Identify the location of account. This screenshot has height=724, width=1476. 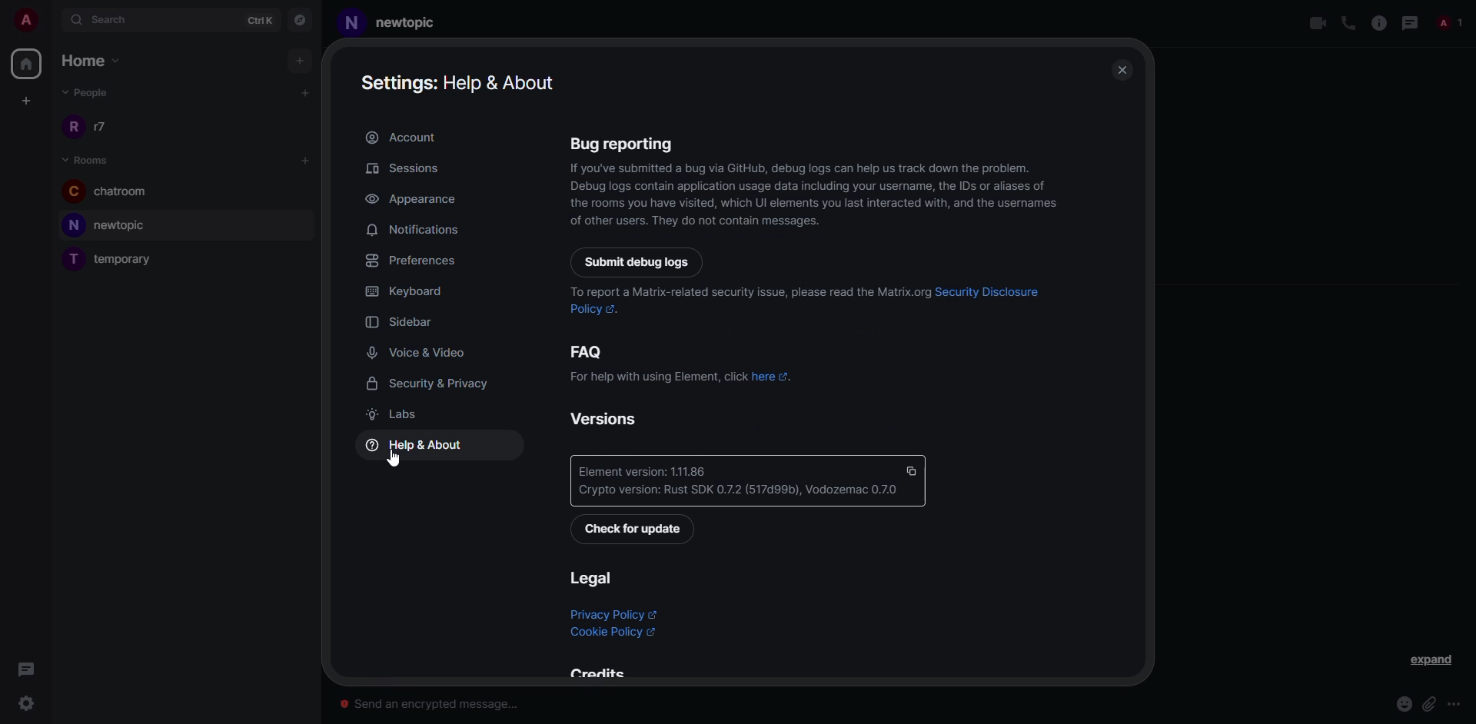
(406, 138).